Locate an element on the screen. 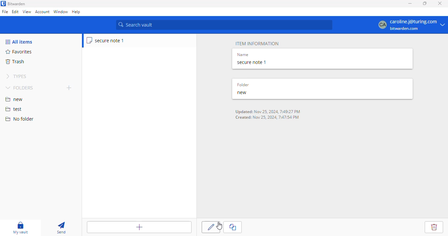 This screenshot has height=236, width=448. close is located at coordinates (233, 227).